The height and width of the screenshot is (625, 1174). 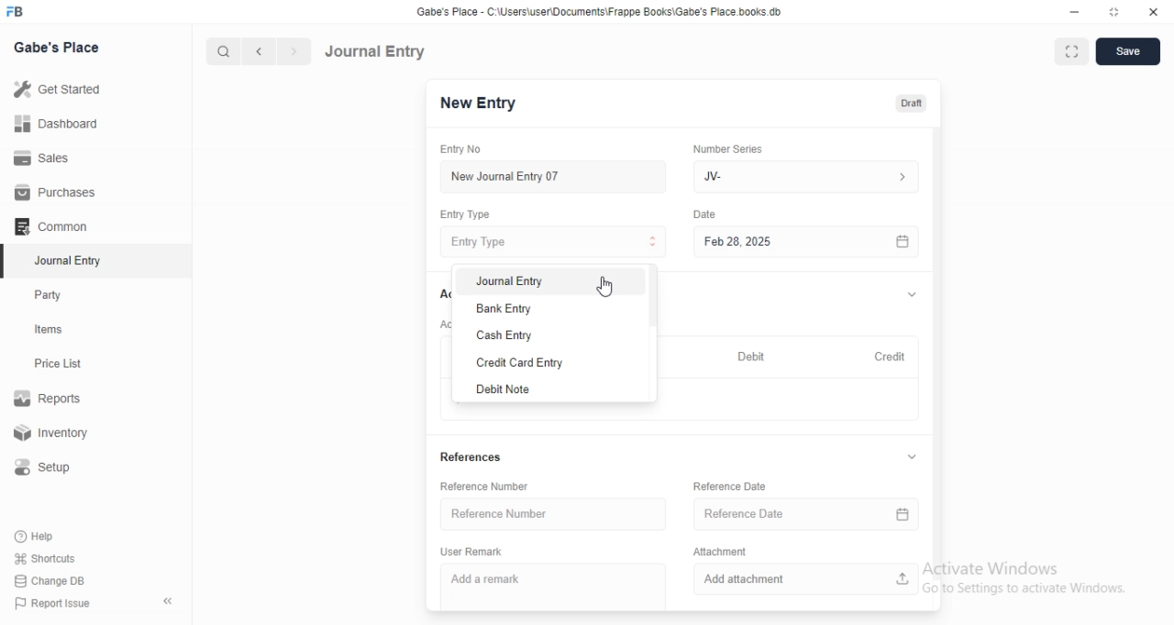 What do you see at coordinates (45, 557) in the screenshot?
I see `Shortcuts` at bounding box center [45, 557].